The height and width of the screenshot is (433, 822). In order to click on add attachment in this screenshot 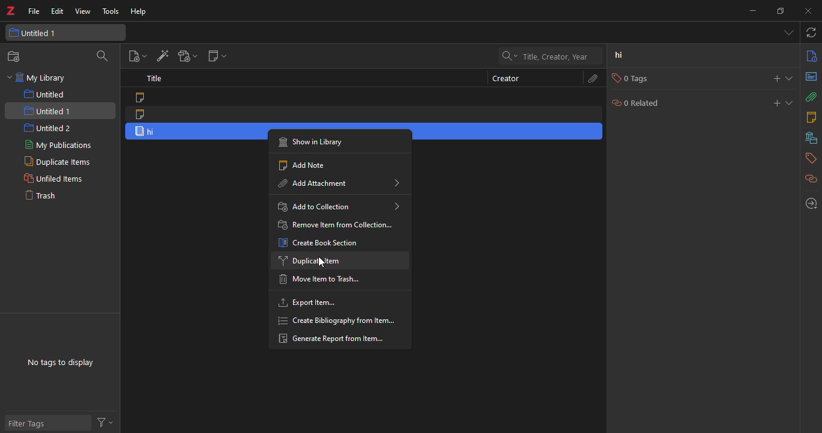, I will do `click(339, 185)`.